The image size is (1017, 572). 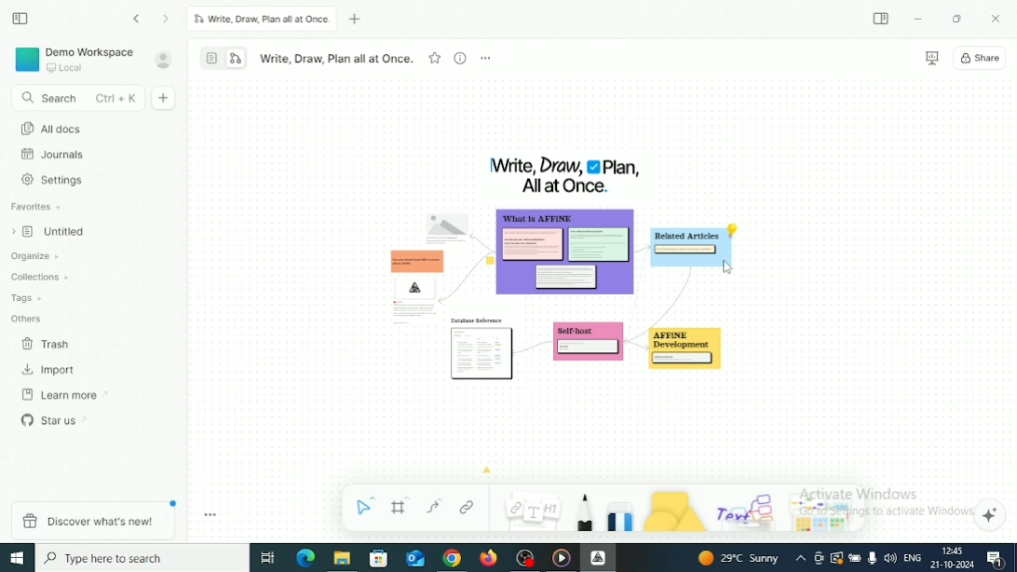 What do you see at coordinates (489, 559) in the screenshot?
I see `Firefox` at bounding box center [489, 559].